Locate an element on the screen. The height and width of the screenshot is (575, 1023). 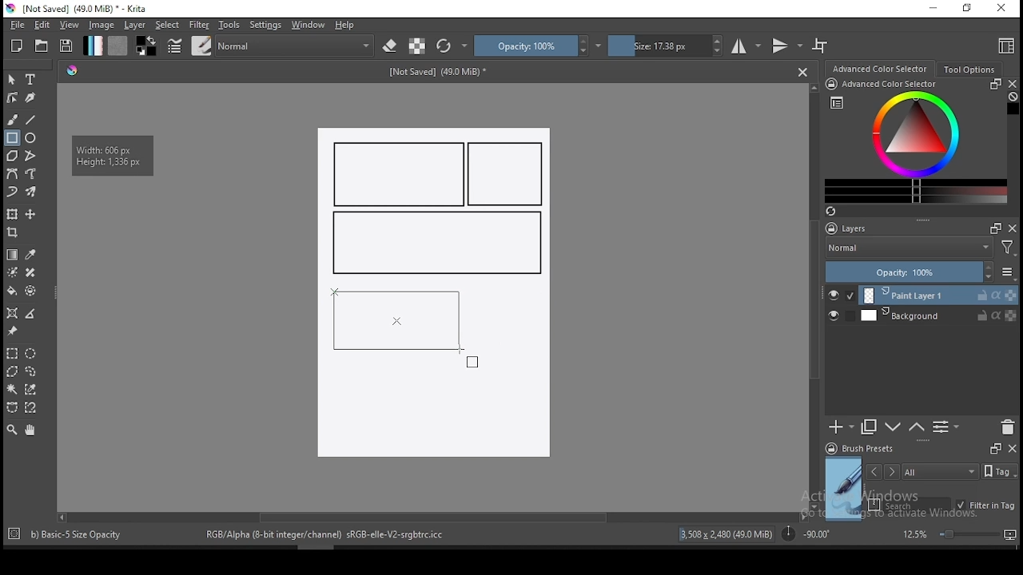
move a layer is located at coordinates (30, 215).